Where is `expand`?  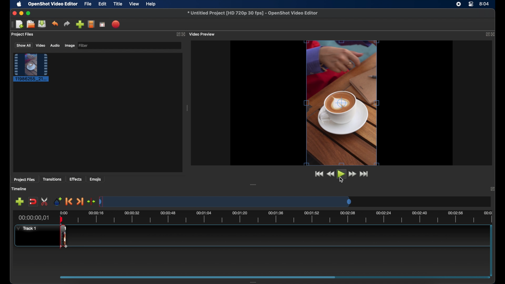
expand is located at coordinates (486, 34).